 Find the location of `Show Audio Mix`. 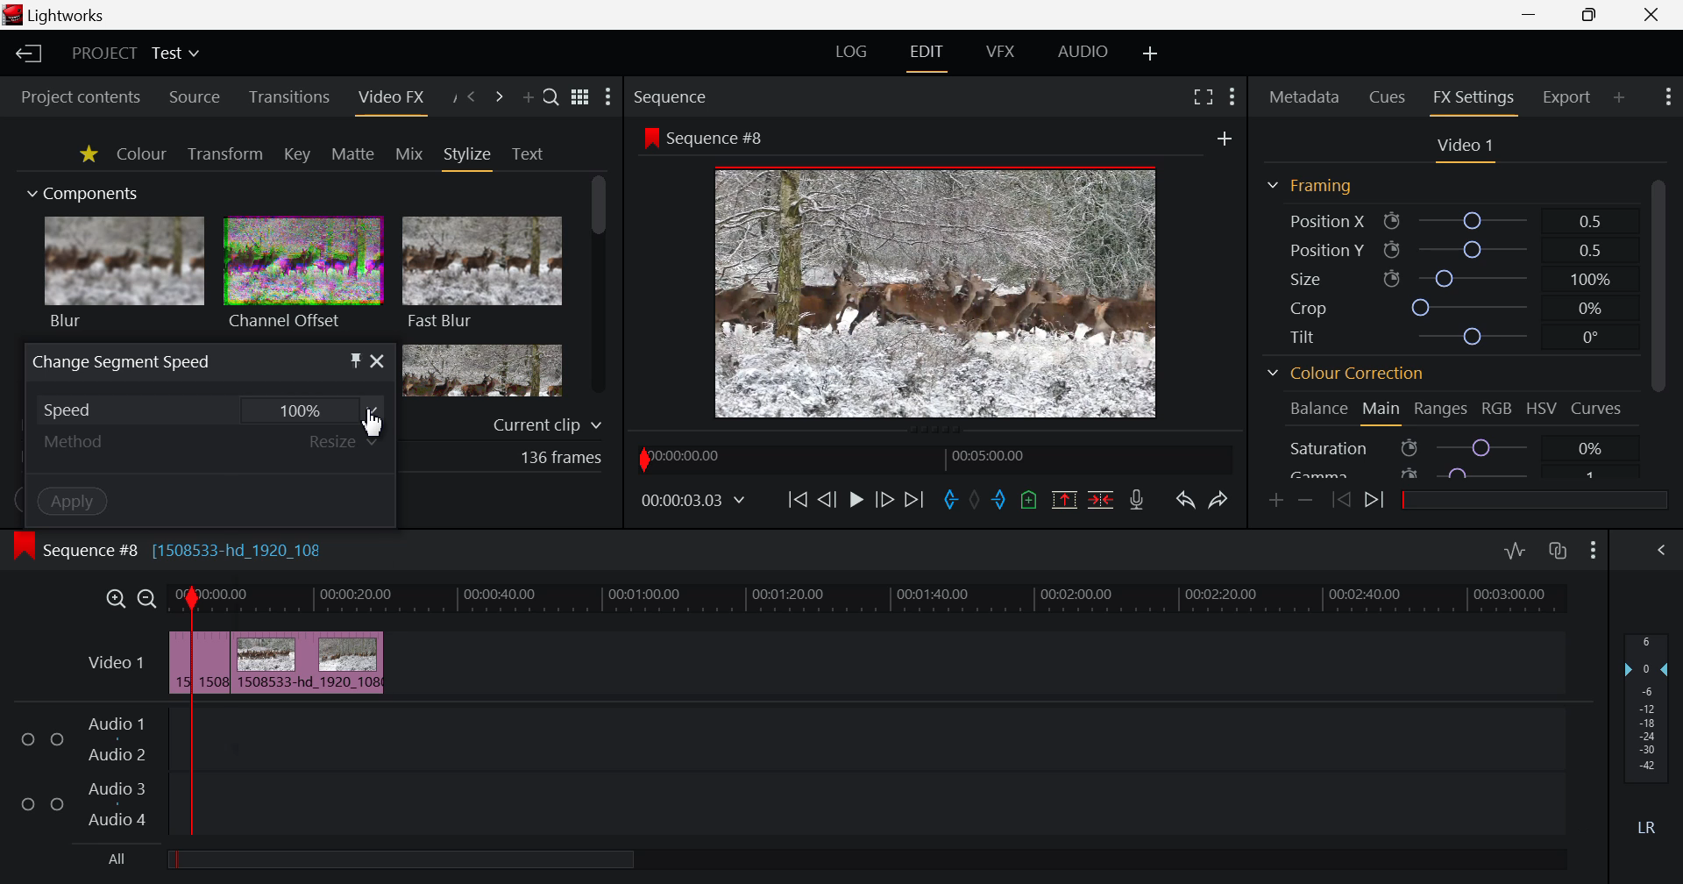

Show Audio Mix is located at coordinates (1663, 551).